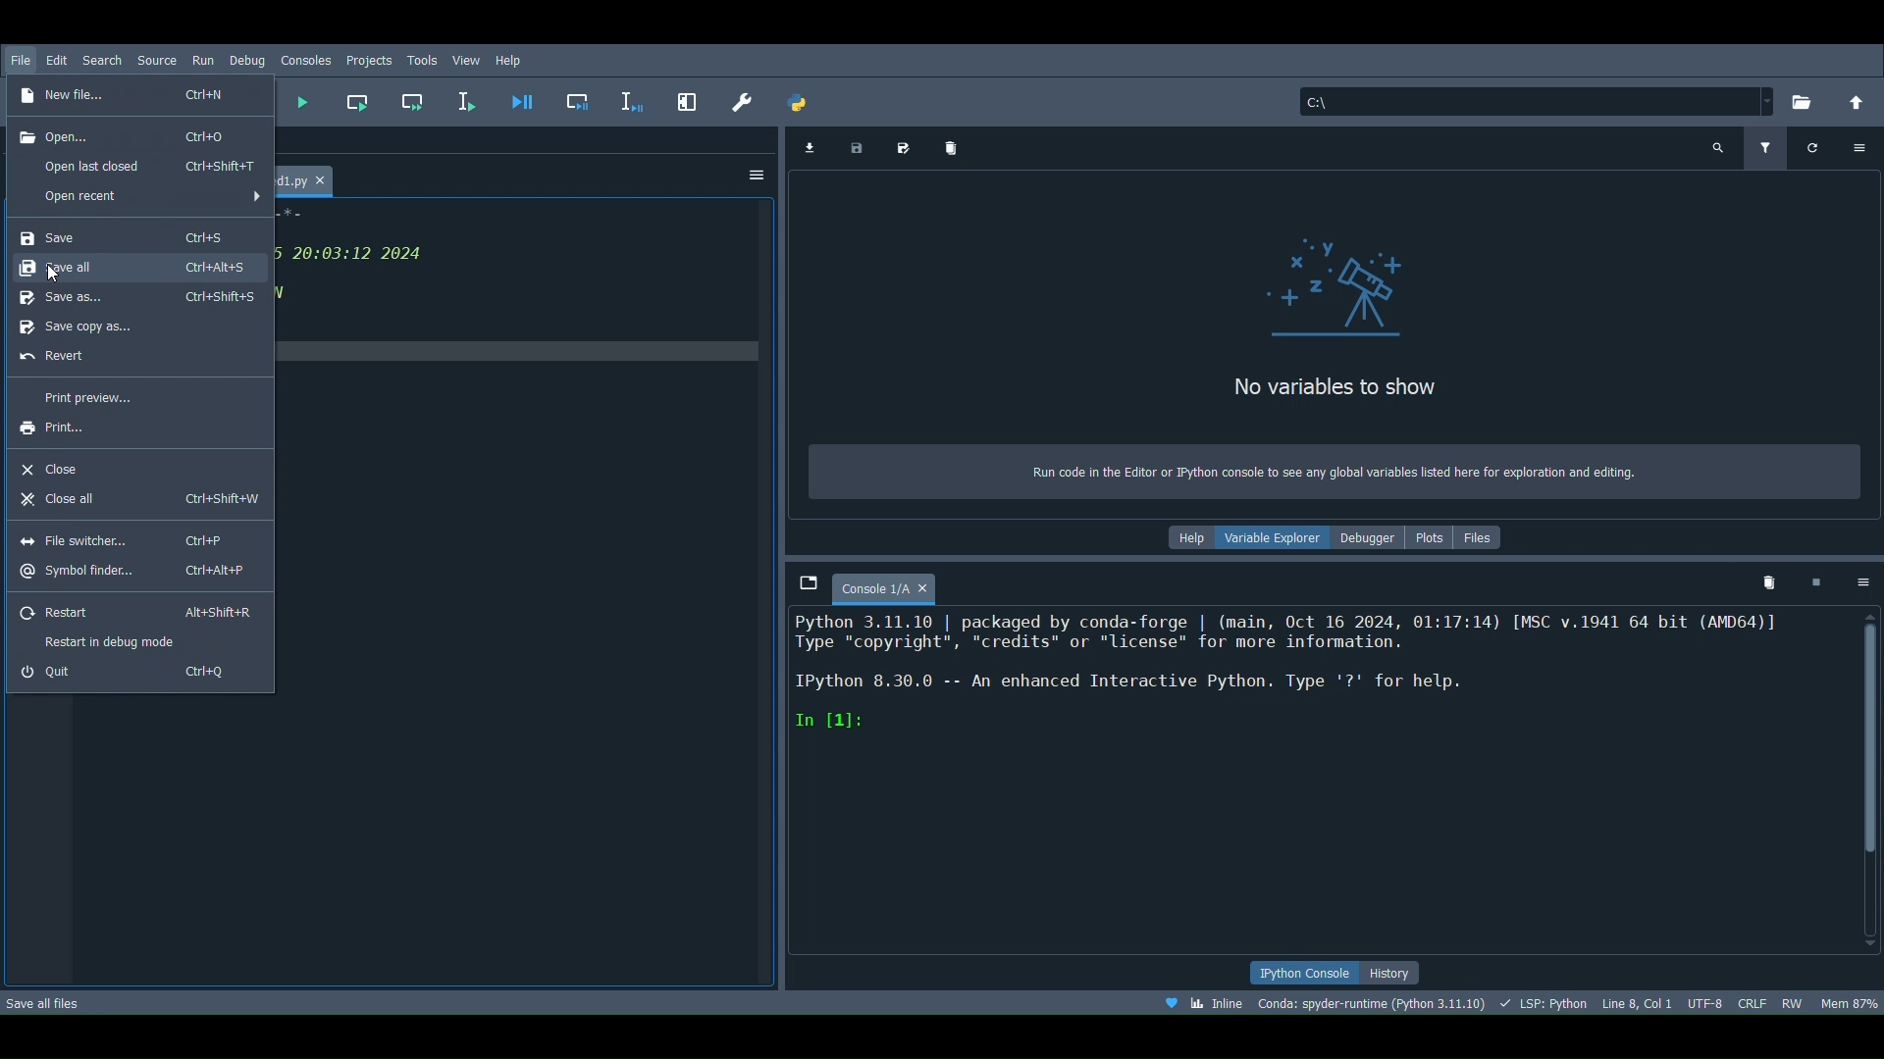 This screenshot has height=1059, width=1884. Describe the element at coordinates (1544, 1002) in the screenshot. I see `Completions, linting, code folding and symbols status.` at that location.